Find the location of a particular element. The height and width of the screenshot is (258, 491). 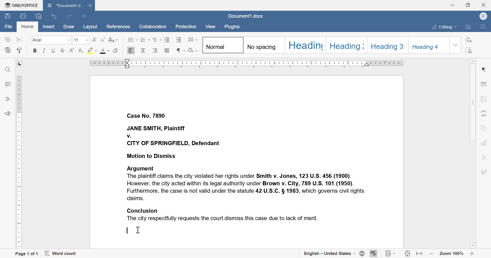

ruler is located at coordinates (19, 163).